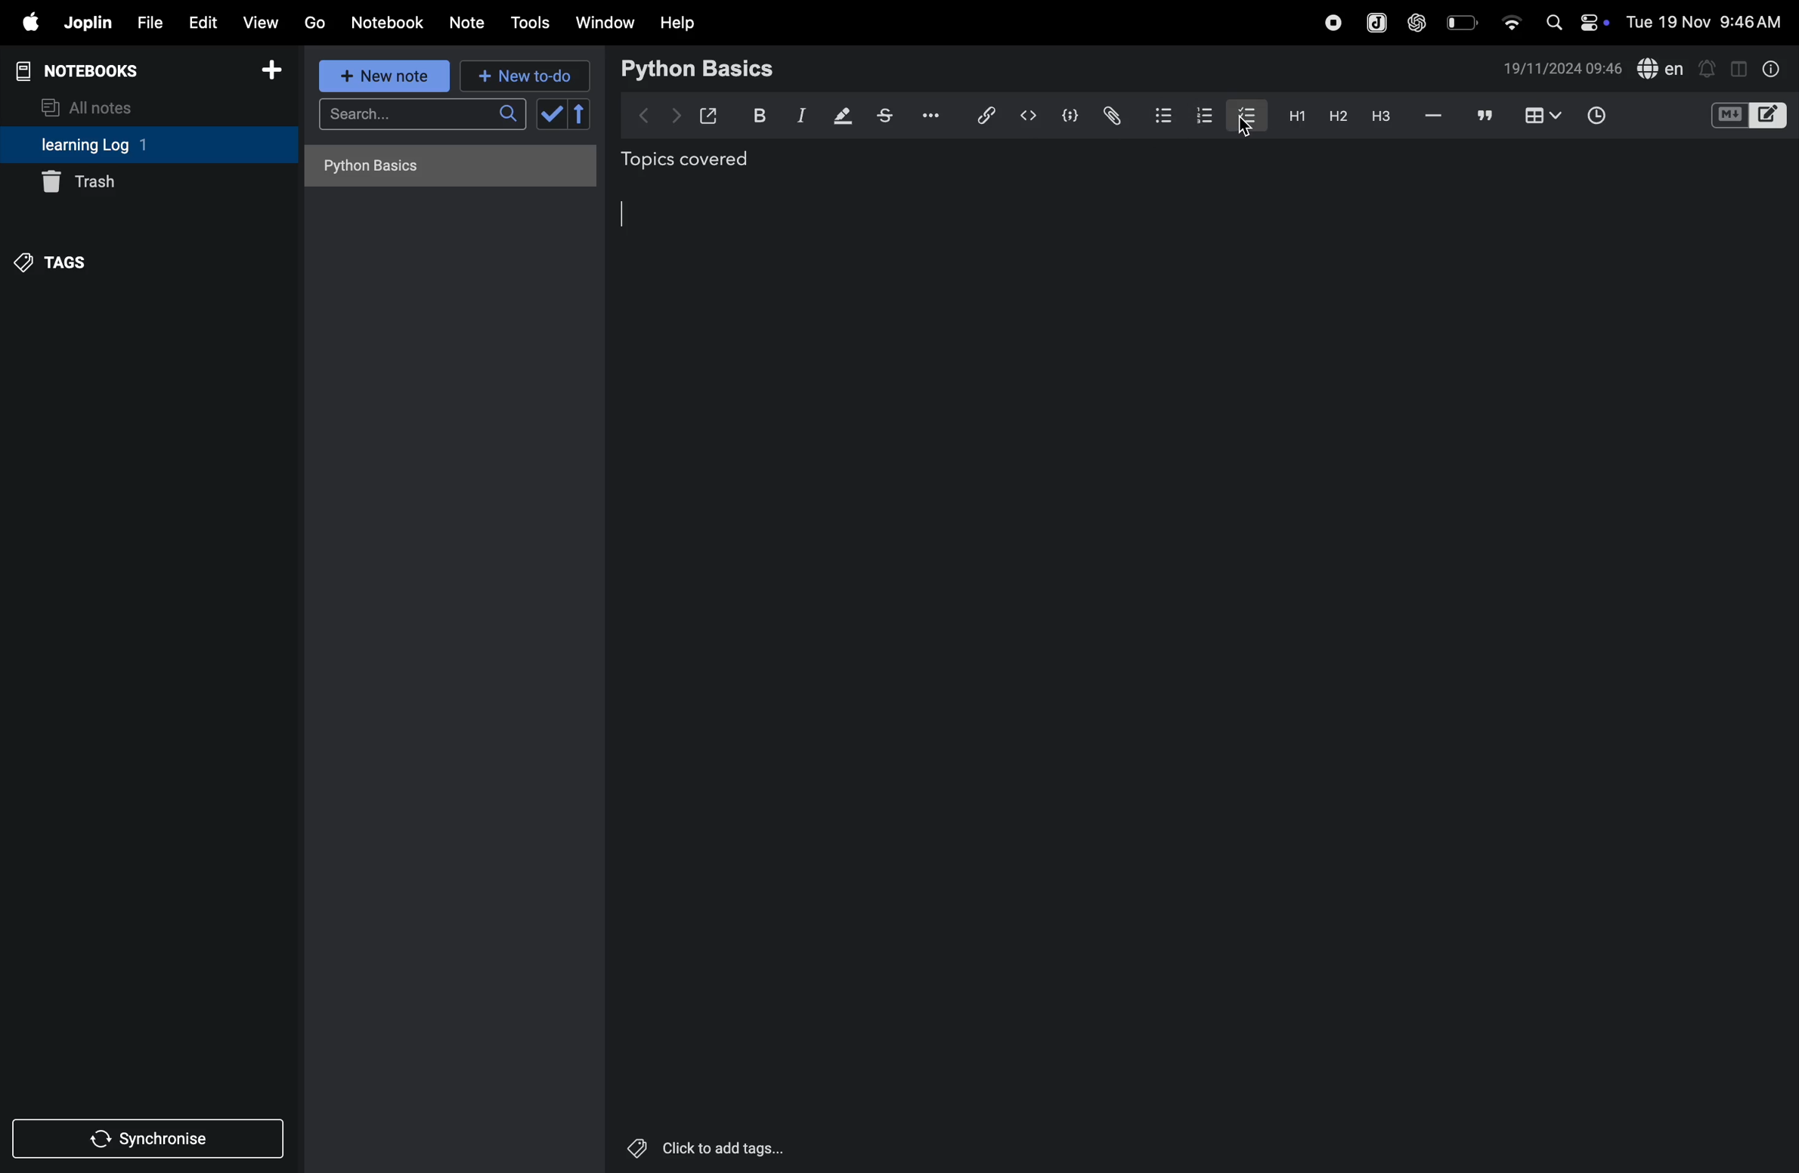  What do you see at coordinates (468, 23) in the screenshot?
I see `notes` at bounding box center [468, 23].